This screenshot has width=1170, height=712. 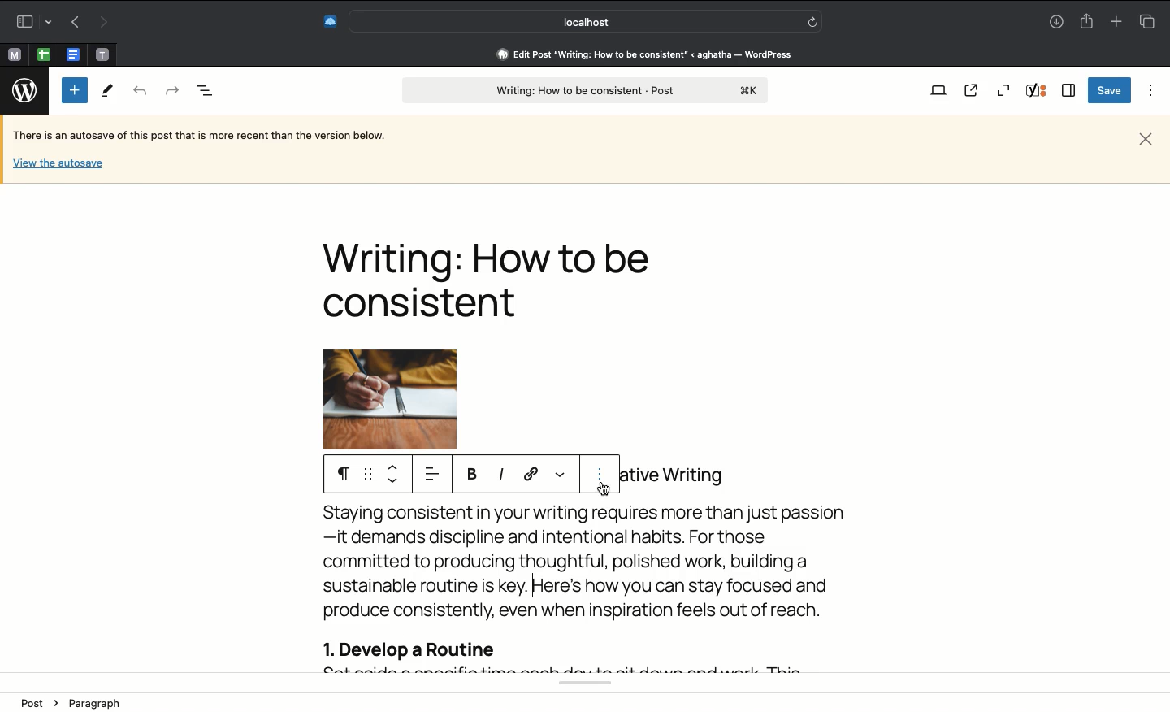 What do you see at coordinates (58, 162) in the screenshot?
I see `View the autosave` at bounding box center [58, 162].